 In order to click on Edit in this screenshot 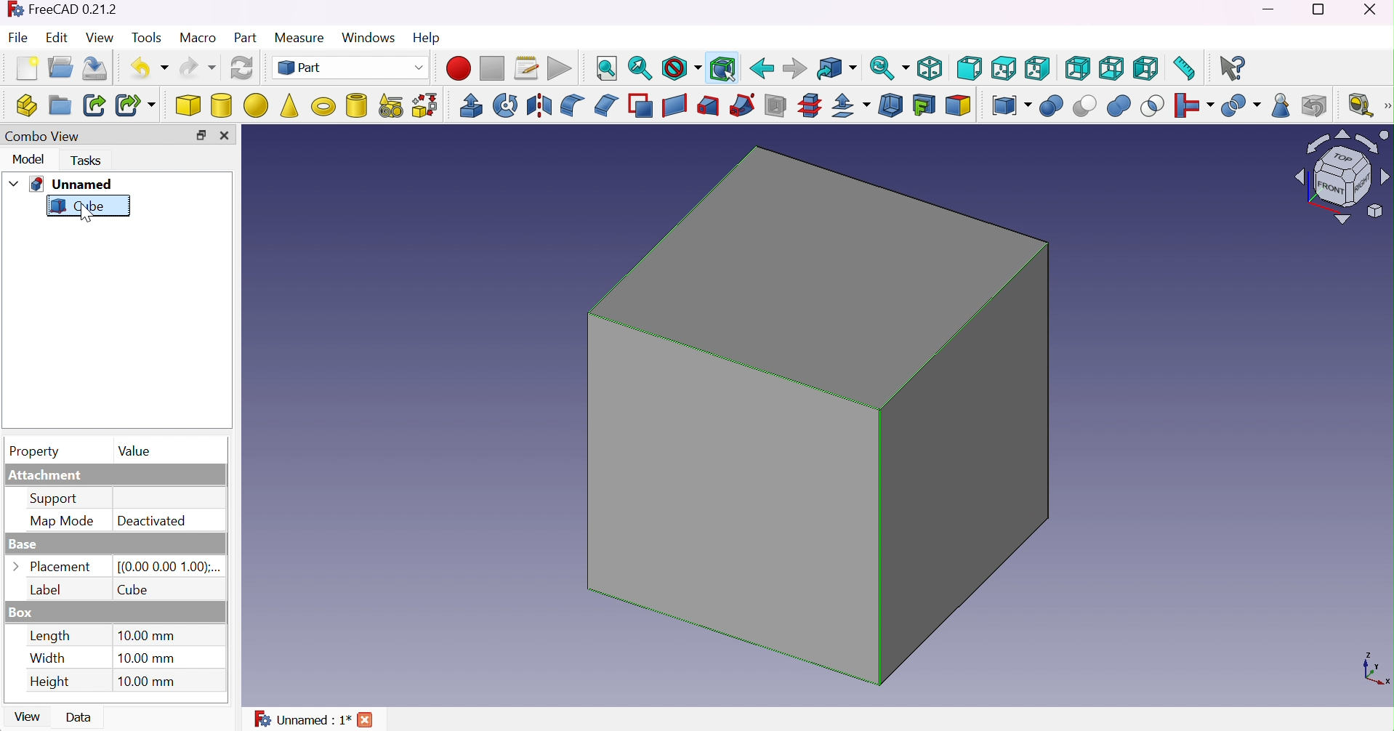, I will do `click(55, 37)`.